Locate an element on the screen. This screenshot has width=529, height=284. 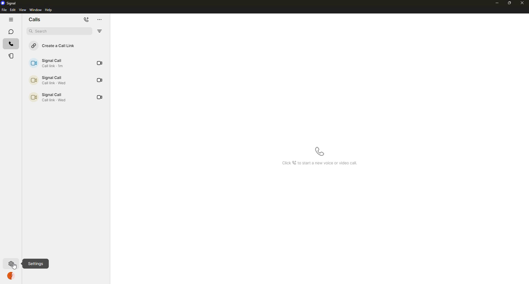
call link is located at coordinates (46, 80).